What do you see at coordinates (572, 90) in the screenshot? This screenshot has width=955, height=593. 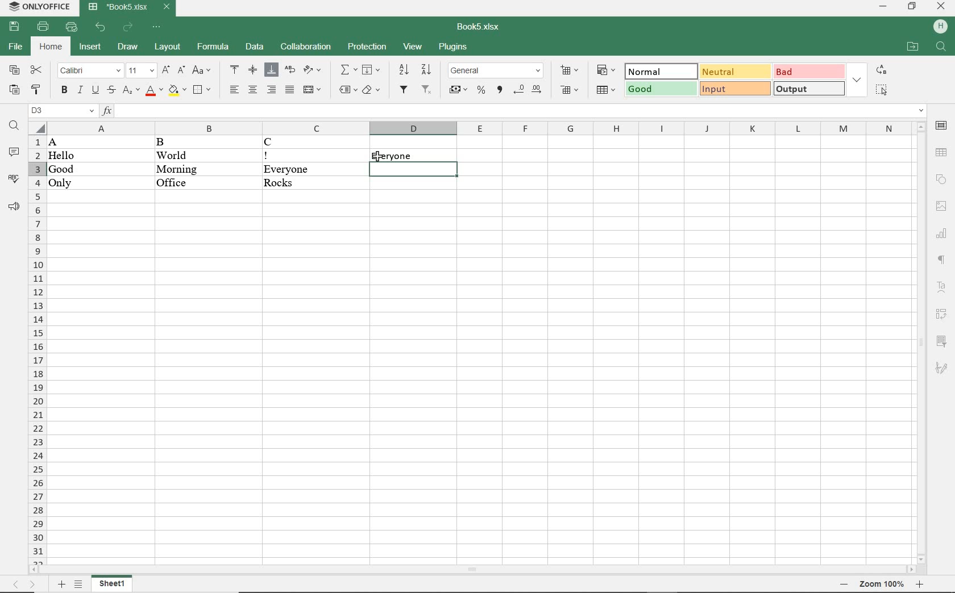 I see `delete cells` at bounding box center [572, 90].